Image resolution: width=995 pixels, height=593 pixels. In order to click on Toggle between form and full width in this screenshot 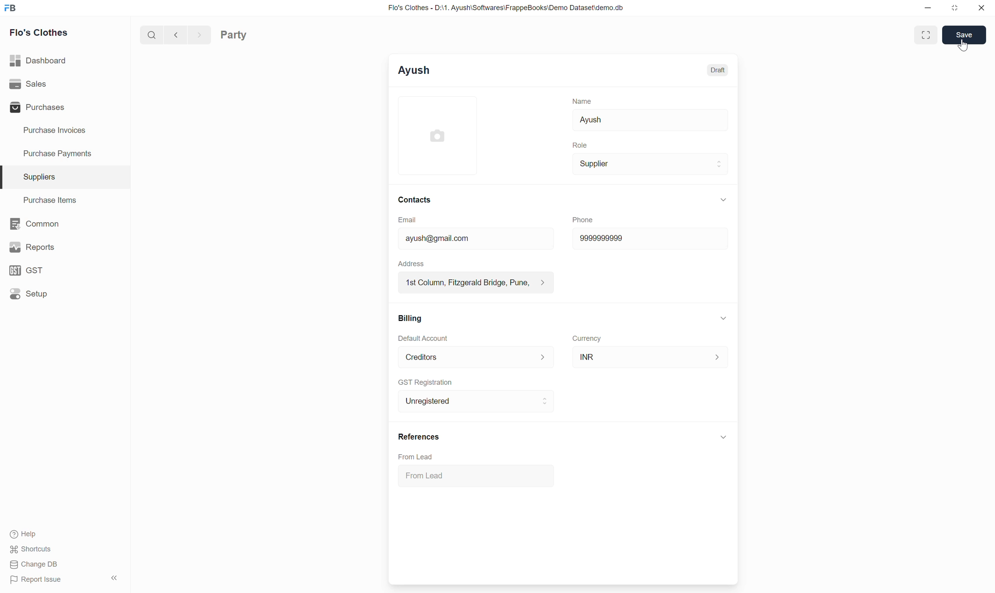, I will do `click(925, 35)`.